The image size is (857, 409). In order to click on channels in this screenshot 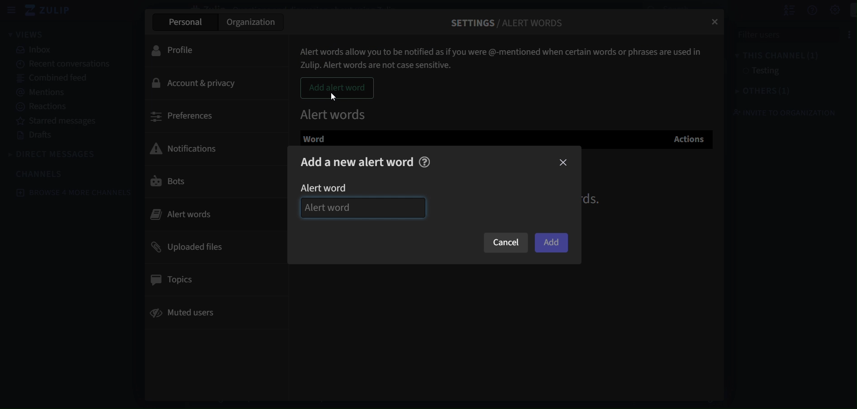, I will do `click(41, 174)`.